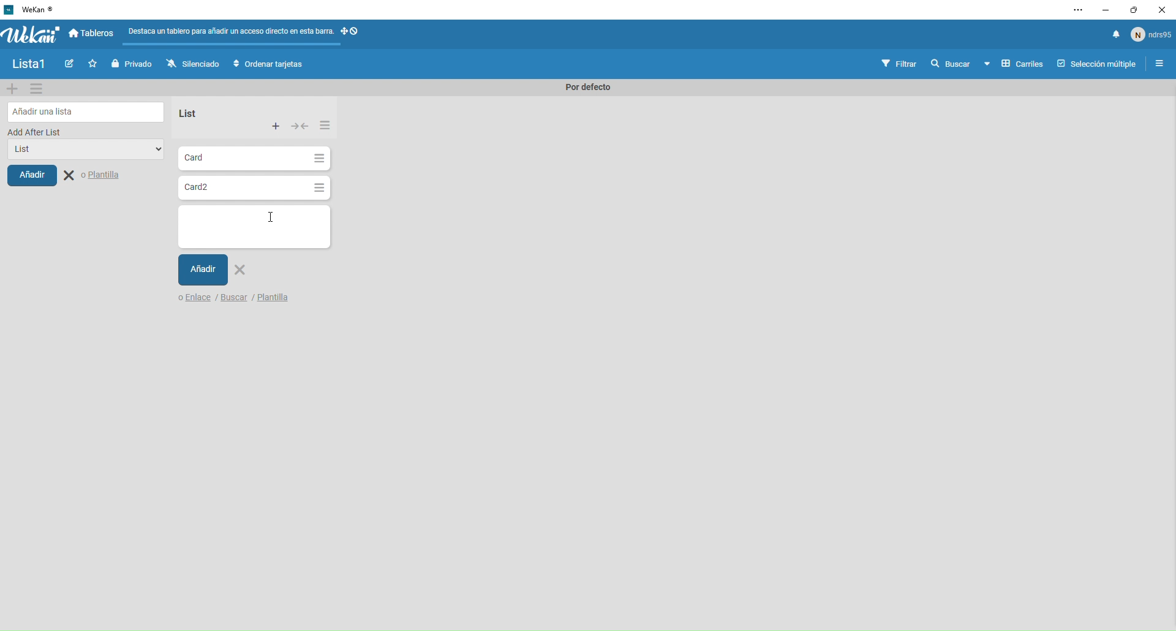  I want to click on More, so click(276, 127).